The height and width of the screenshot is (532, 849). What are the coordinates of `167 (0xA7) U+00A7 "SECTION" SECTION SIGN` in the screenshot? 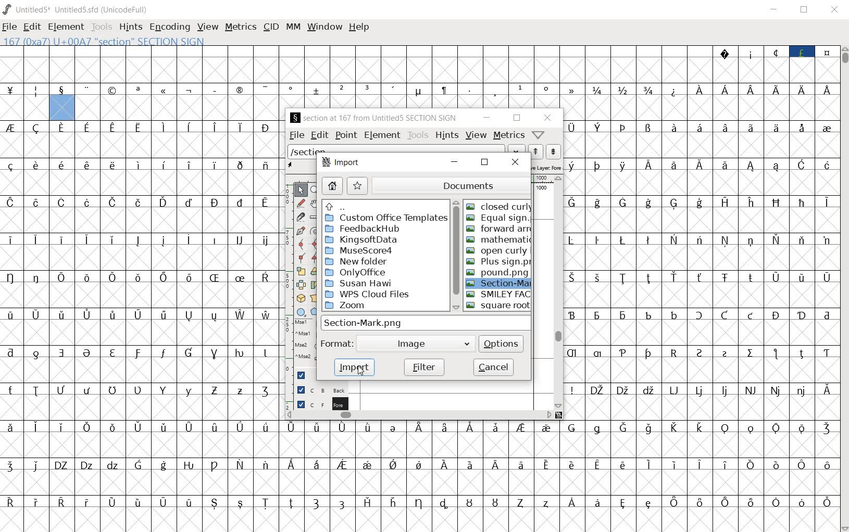 It's located at (138, 41).